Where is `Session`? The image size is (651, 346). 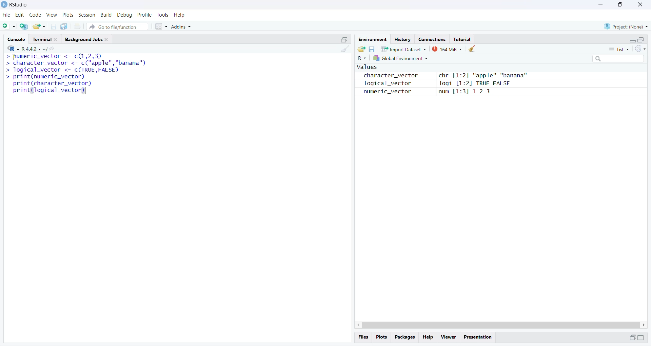 Session is located at coordinates (87, 15).